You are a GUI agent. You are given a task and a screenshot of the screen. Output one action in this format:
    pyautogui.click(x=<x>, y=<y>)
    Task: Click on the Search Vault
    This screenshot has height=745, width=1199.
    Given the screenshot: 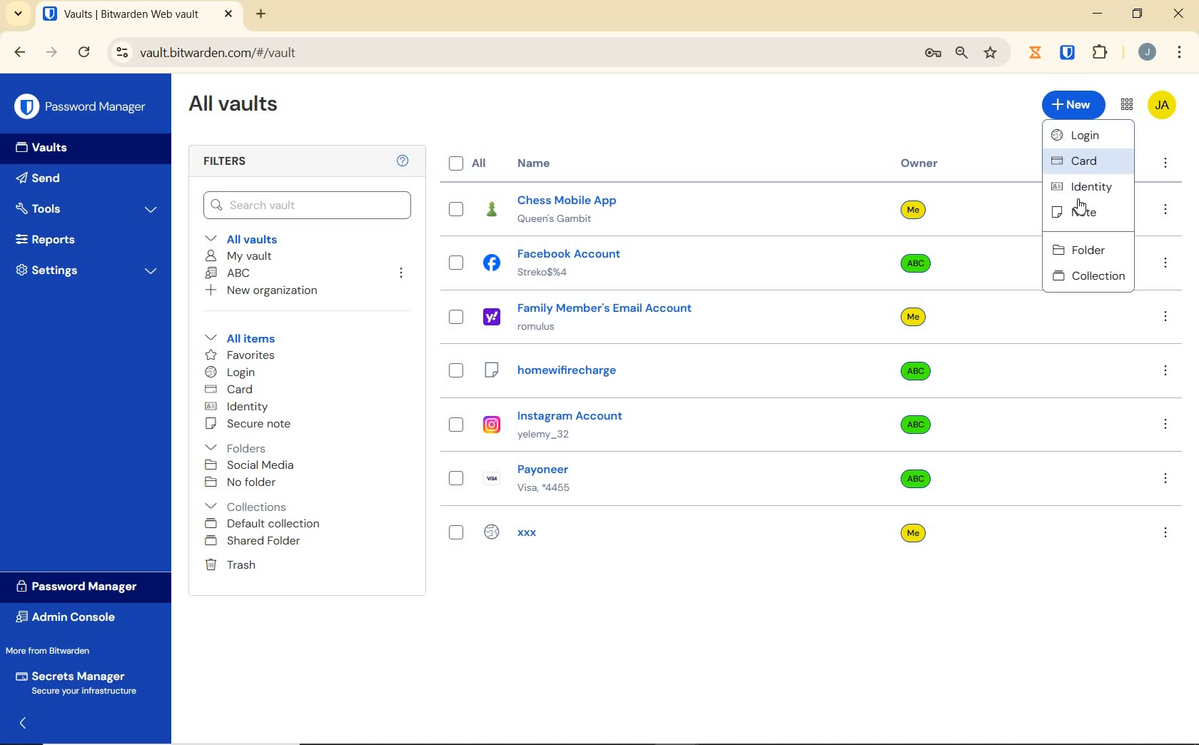 What is the action you would take?
    pyautogui.click(x=307, y=204)
    